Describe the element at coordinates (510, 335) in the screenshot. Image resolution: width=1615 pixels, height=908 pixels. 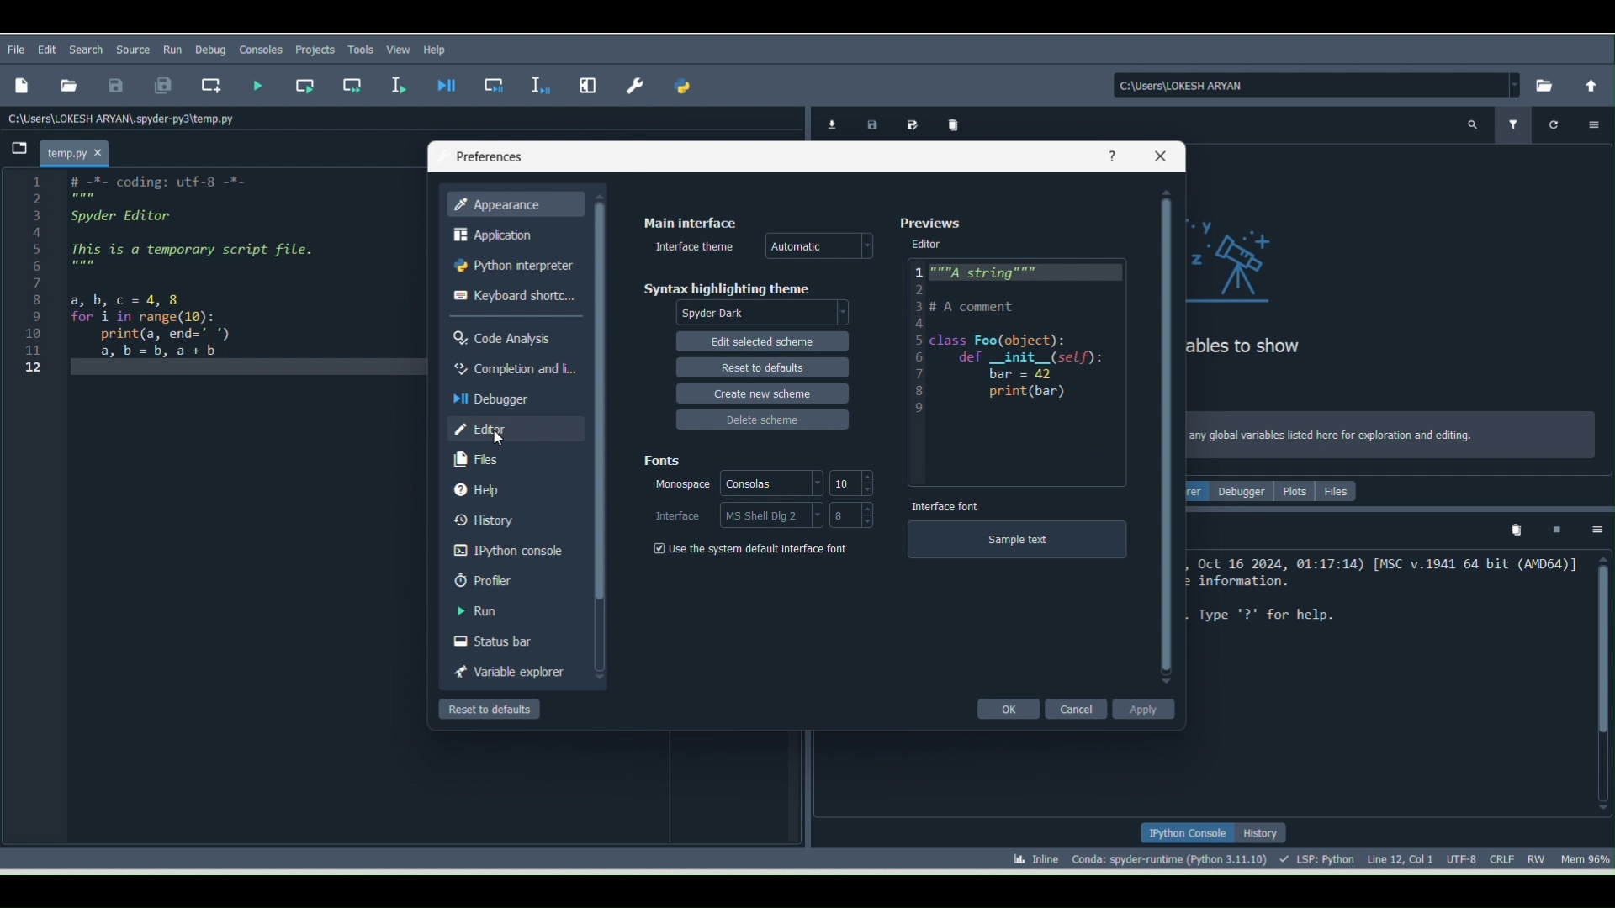
I see `Code Analysis` at that location.